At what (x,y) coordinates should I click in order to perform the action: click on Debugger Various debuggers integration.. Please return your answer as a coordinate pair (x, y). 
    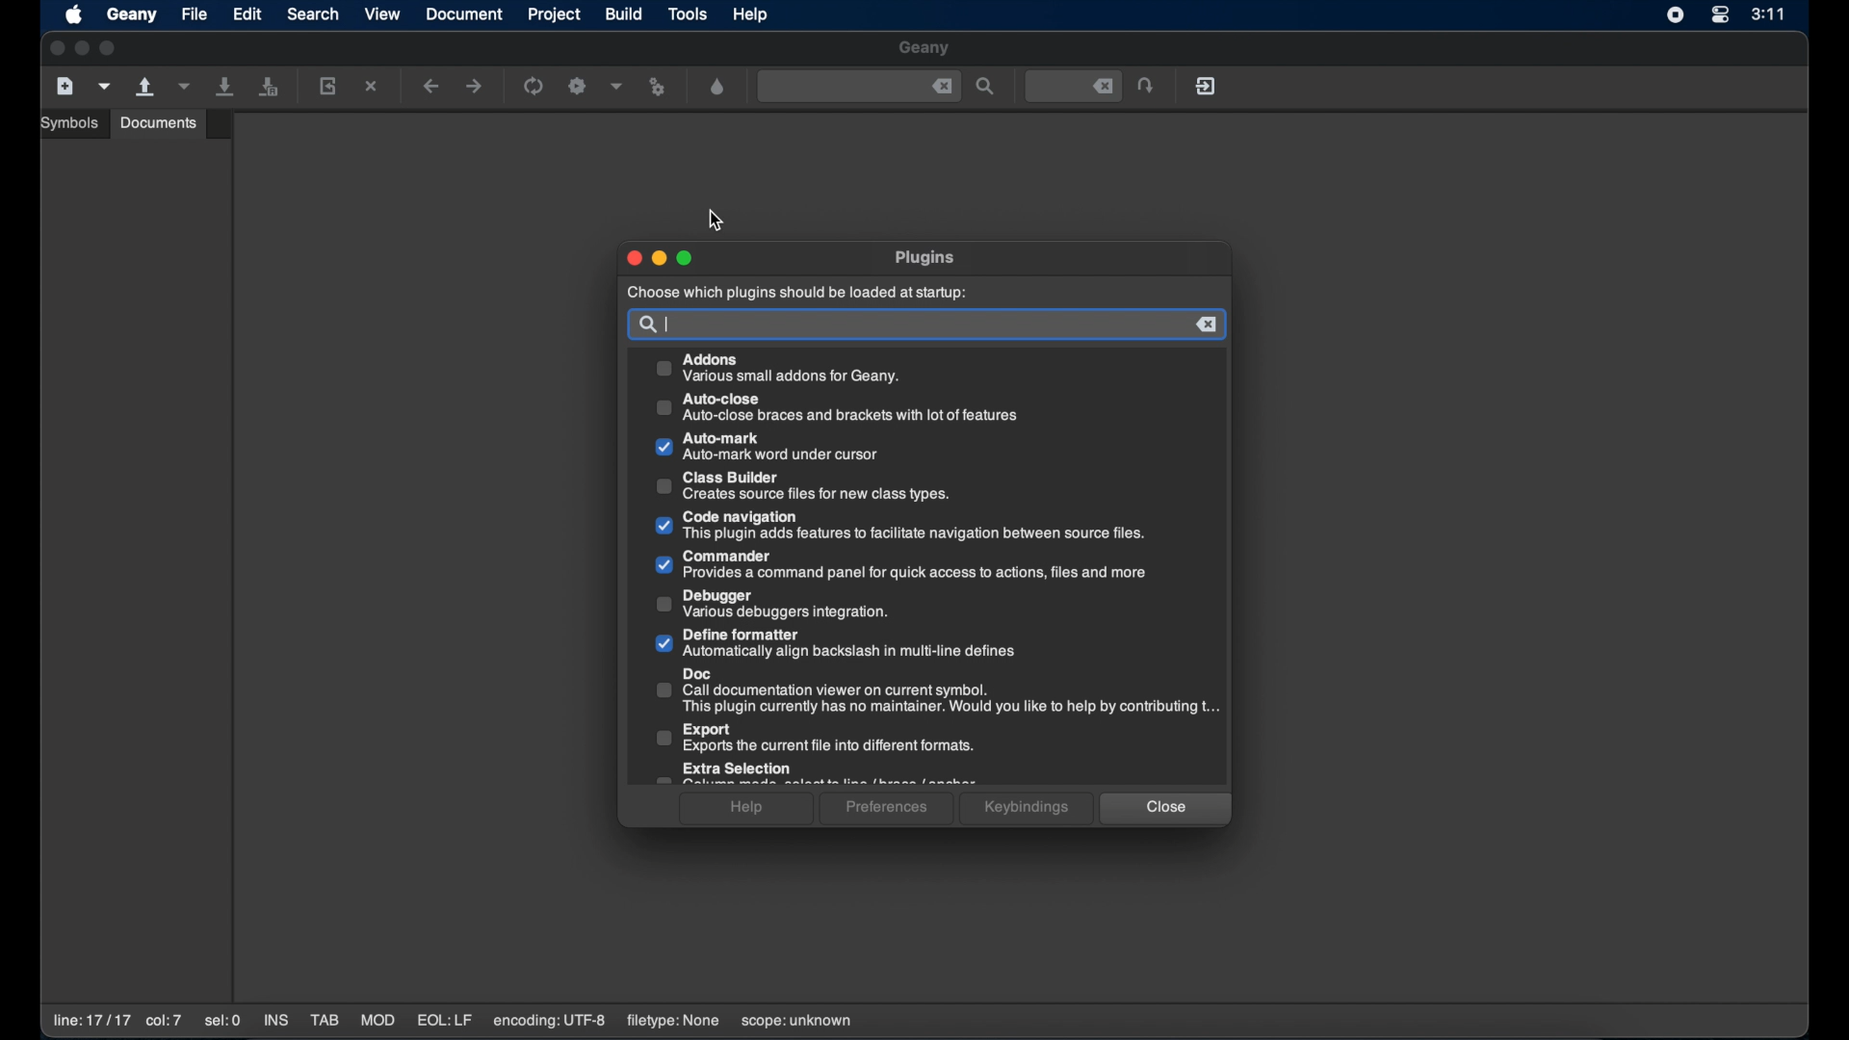
    Looking at the image, I should click on (780, 604).